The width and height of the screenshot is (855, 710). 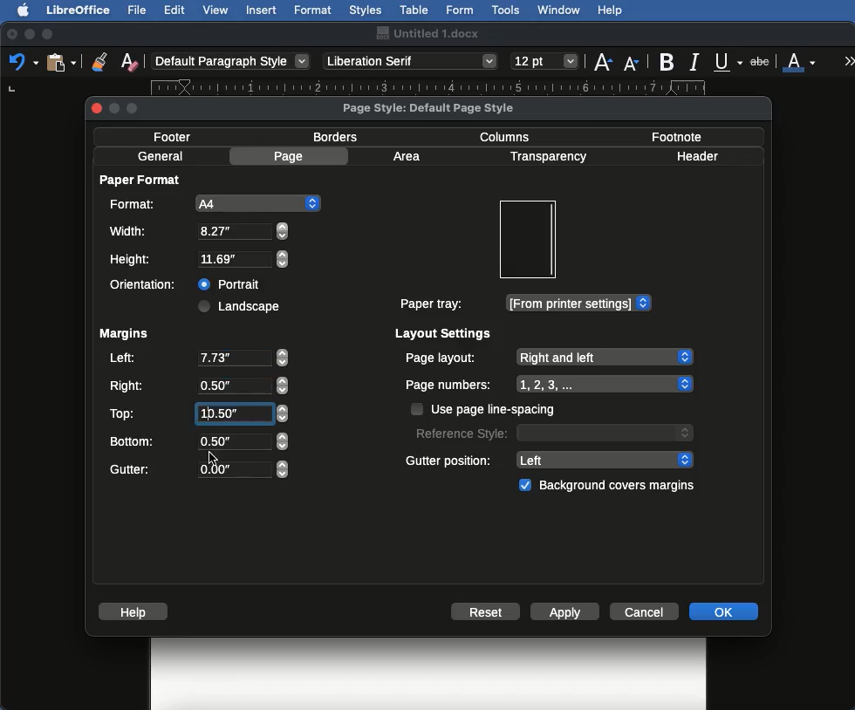 What do you see at coordinates (314, 10) in the screenshot?
I see `Format` at bounding box center [314, 10].